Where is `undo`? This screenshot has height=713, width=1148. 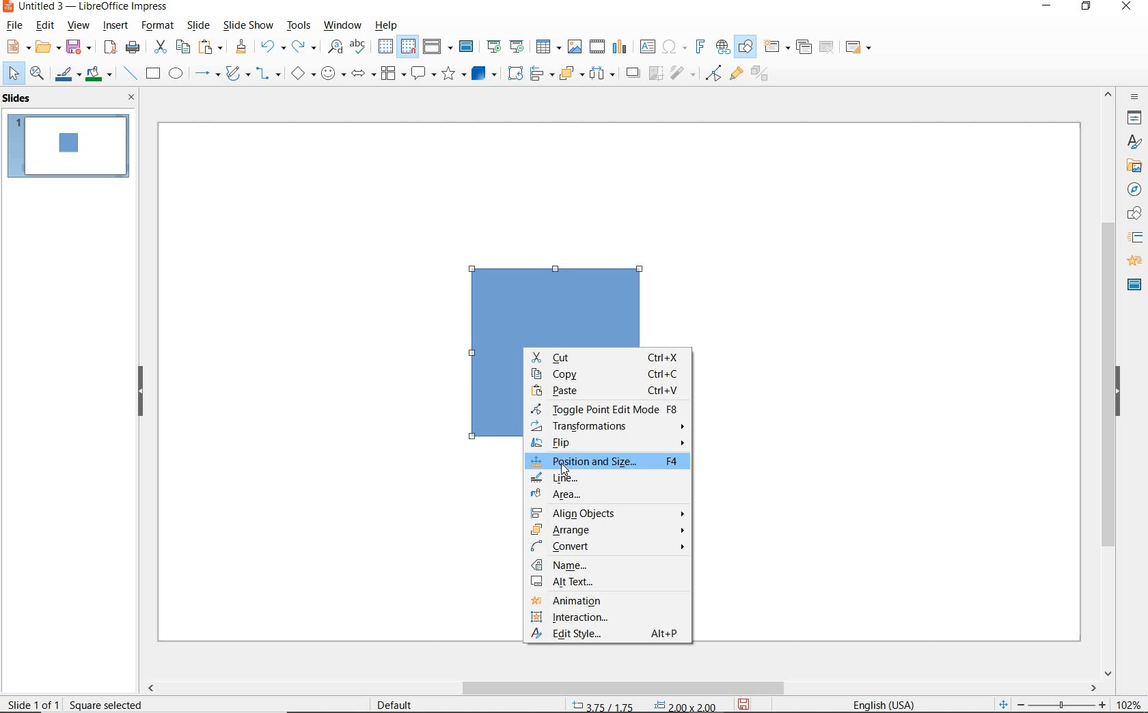 undo is located at coordinates (271, 47).